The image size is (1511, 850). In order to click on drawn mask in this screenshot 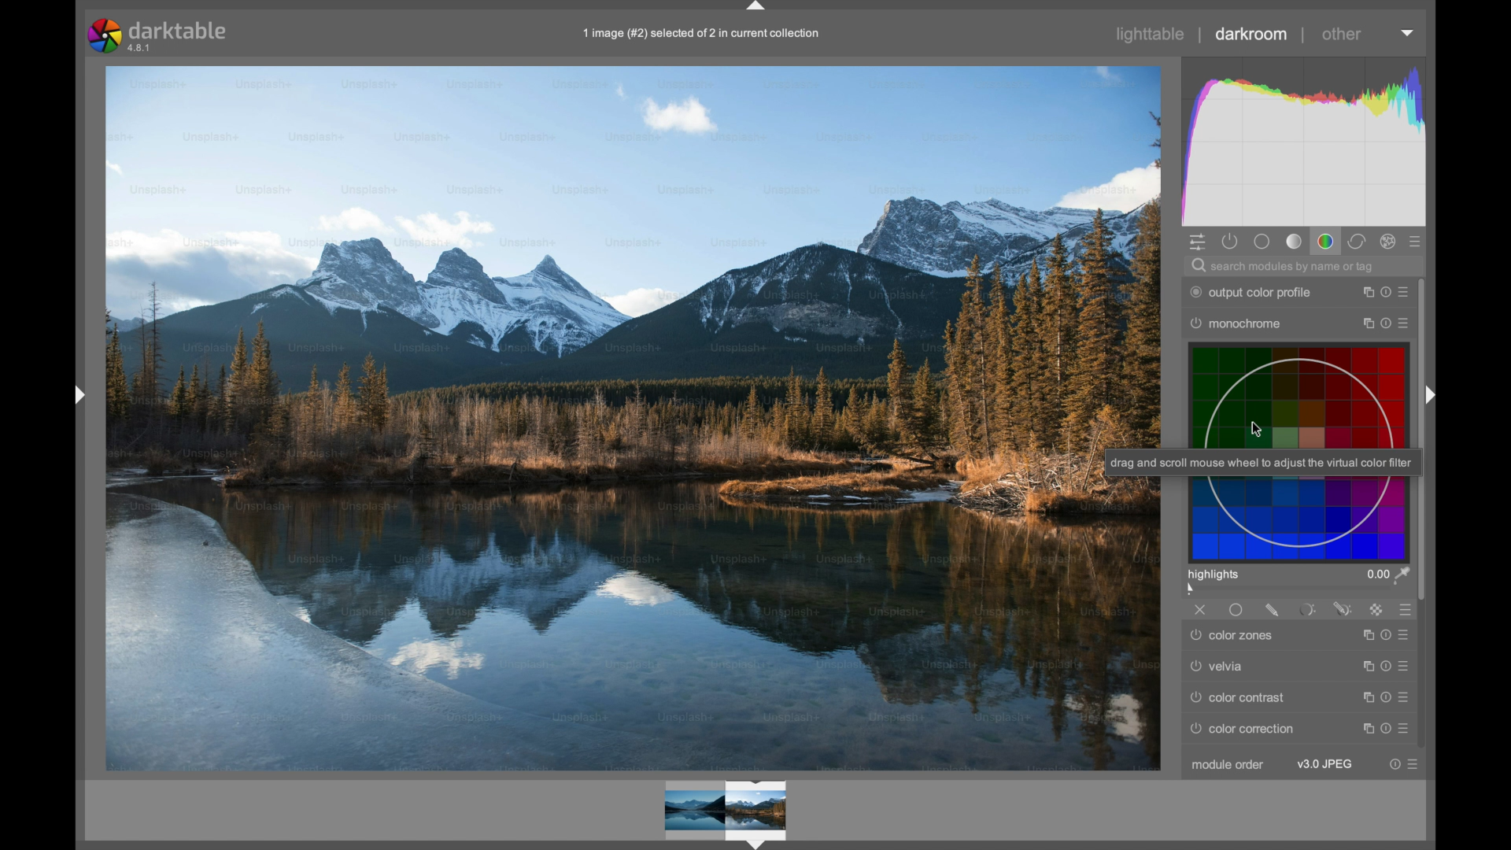, I will do `click(1274, 610)`.